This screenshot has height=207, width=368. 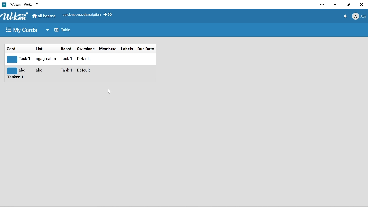 What do you see at coordinates (86, 49) in the screenshot?
I see `Swimlane` at bounding box center [86, 49].